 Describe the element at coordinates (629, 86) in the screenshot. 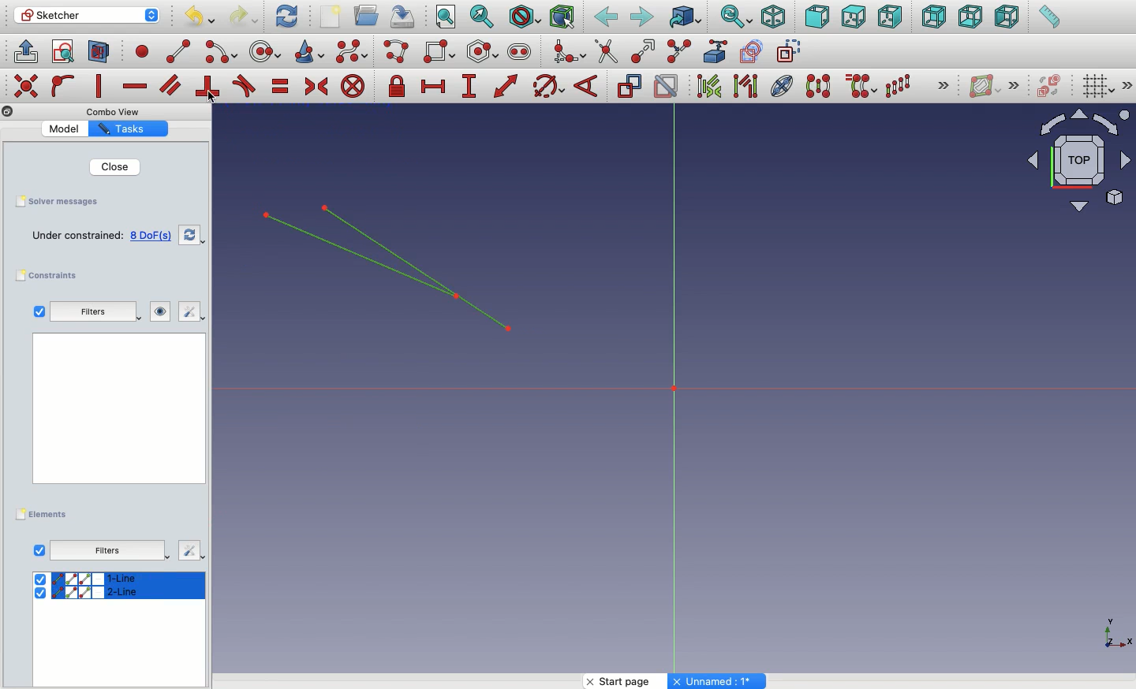

I see `Toggle driving constraint` at that location.